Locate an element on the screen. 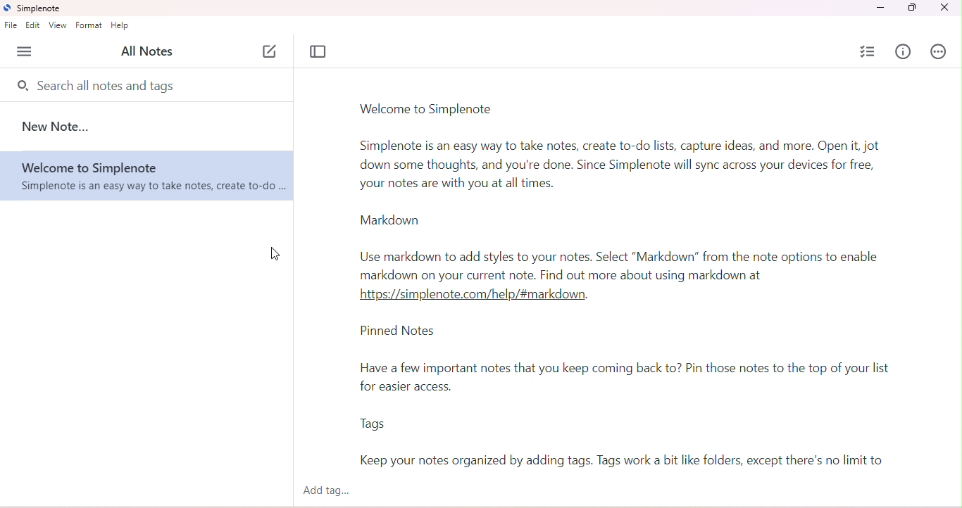 The image size is (962, 508). file is located at coordinates (11, 27).